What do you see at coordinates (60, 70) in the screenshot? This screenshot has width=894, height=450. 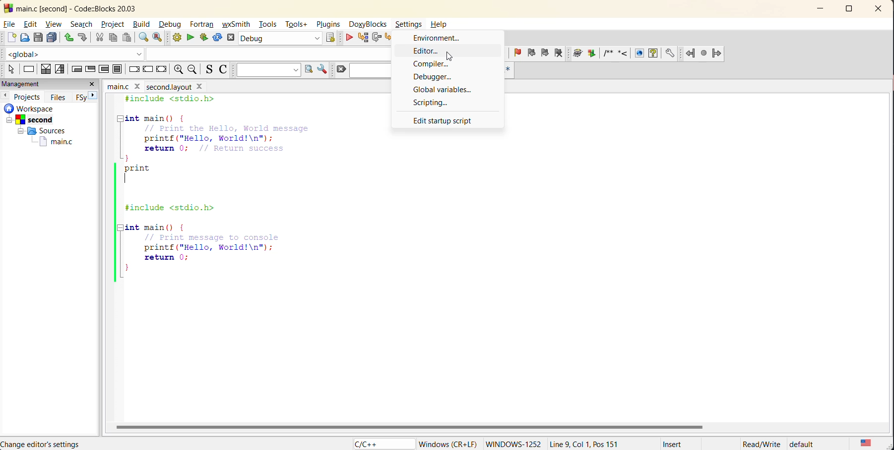 I see `selection` at bounding box center [60, 70].